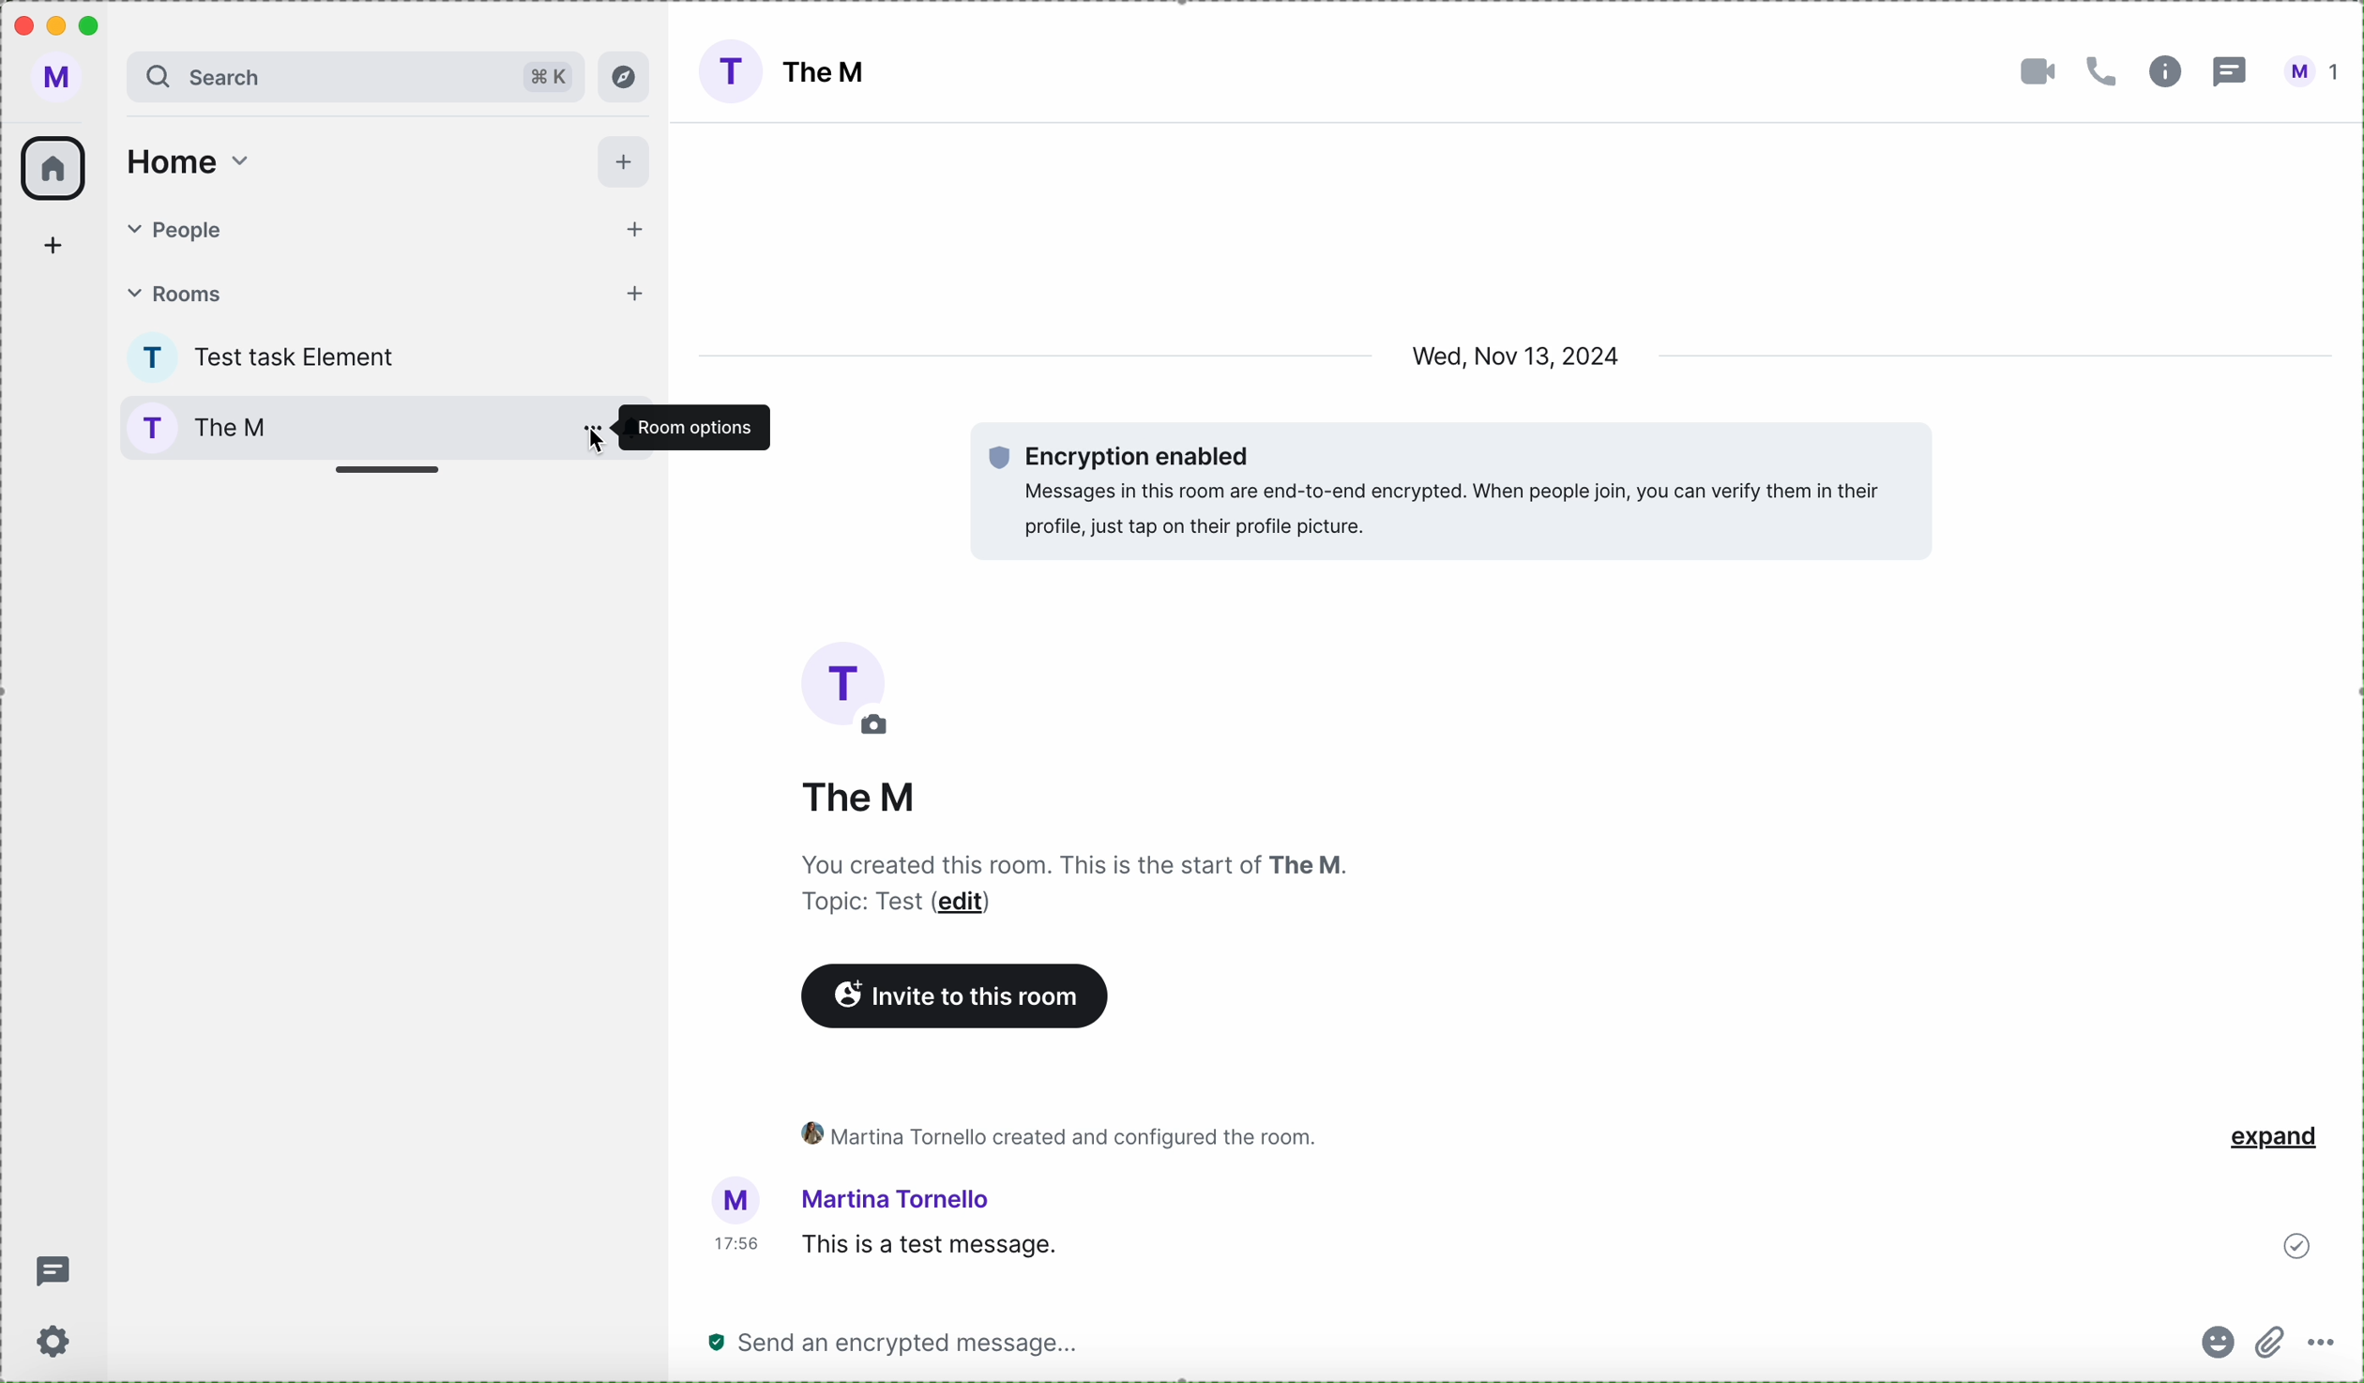  What do you see at coordinates (2104, 73) in the screenshot?
I see `call` at bounding box center [2104, 73].